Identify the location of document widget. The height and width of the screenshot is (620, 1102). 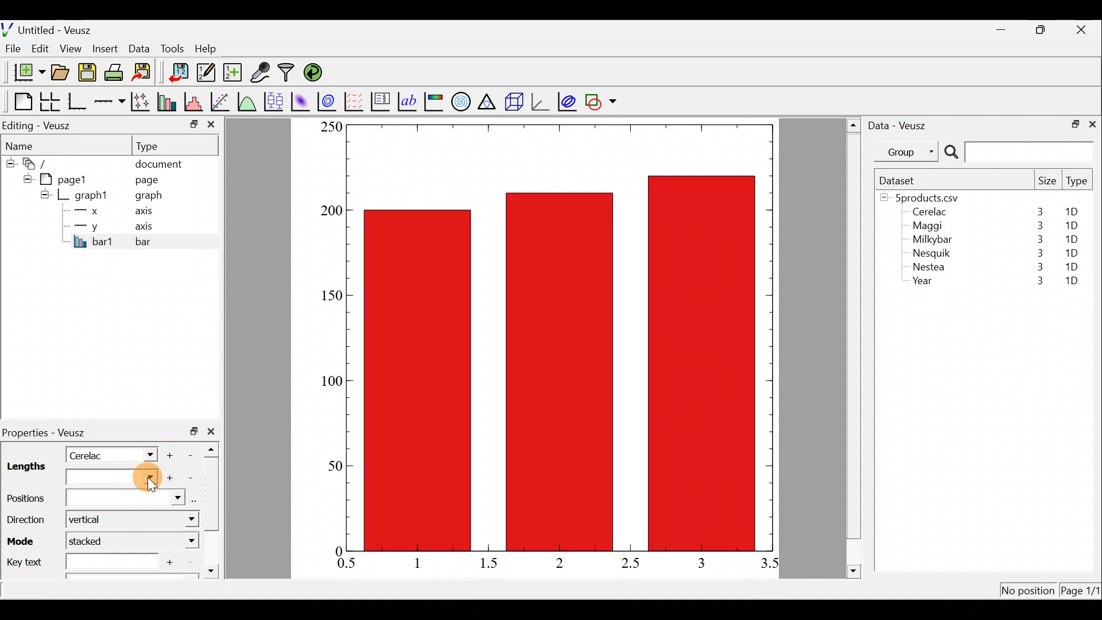
(41, 162).